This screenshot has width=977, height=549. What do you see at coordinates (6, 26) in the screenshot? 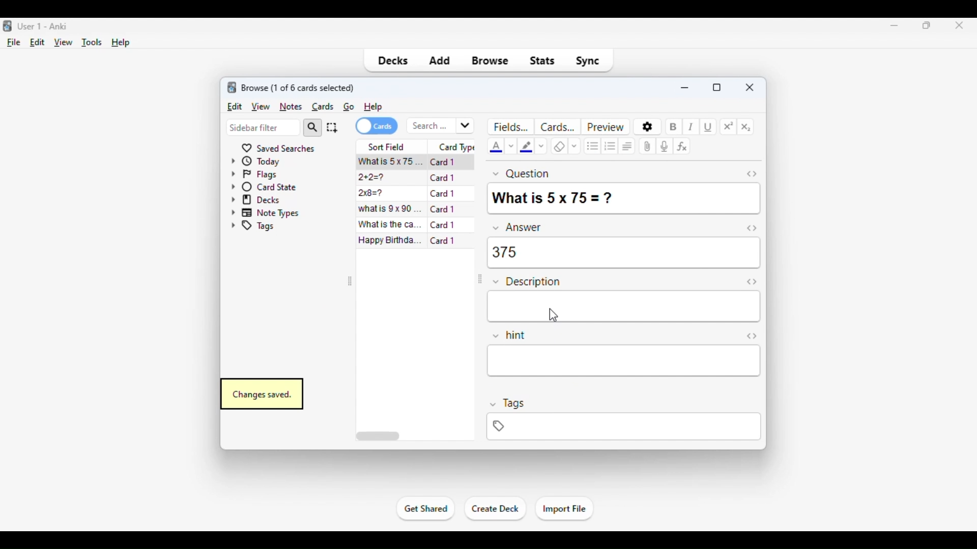
I see `logo` at bounding box center [6, 26].